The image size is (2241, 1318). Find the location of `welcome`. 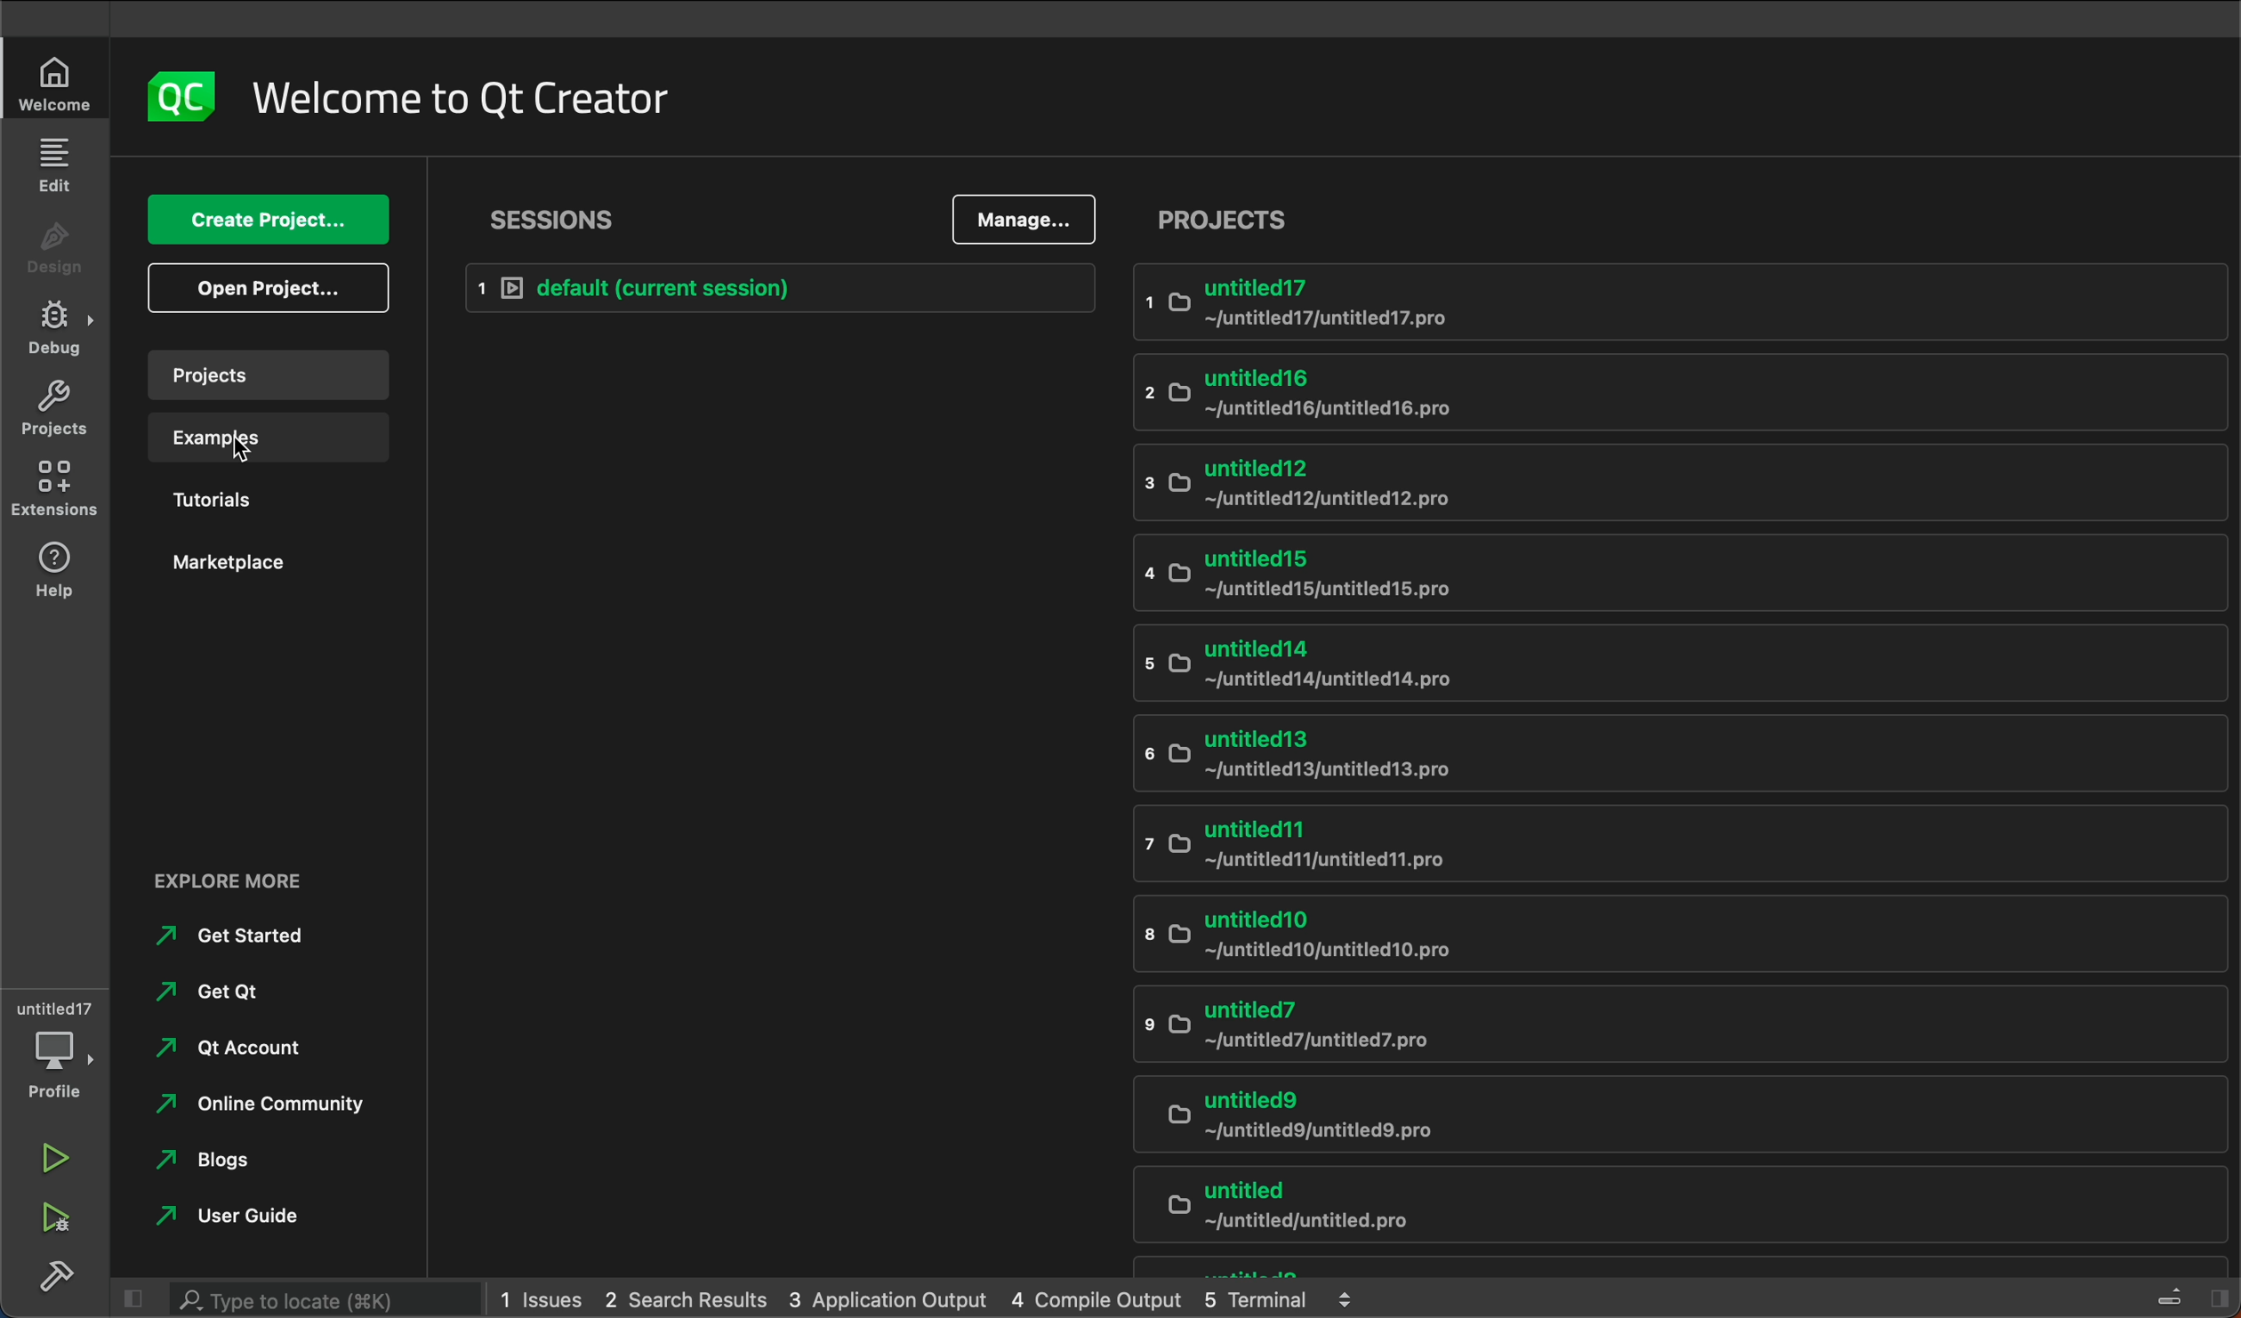

welcome is located at coordinates (55, 84).